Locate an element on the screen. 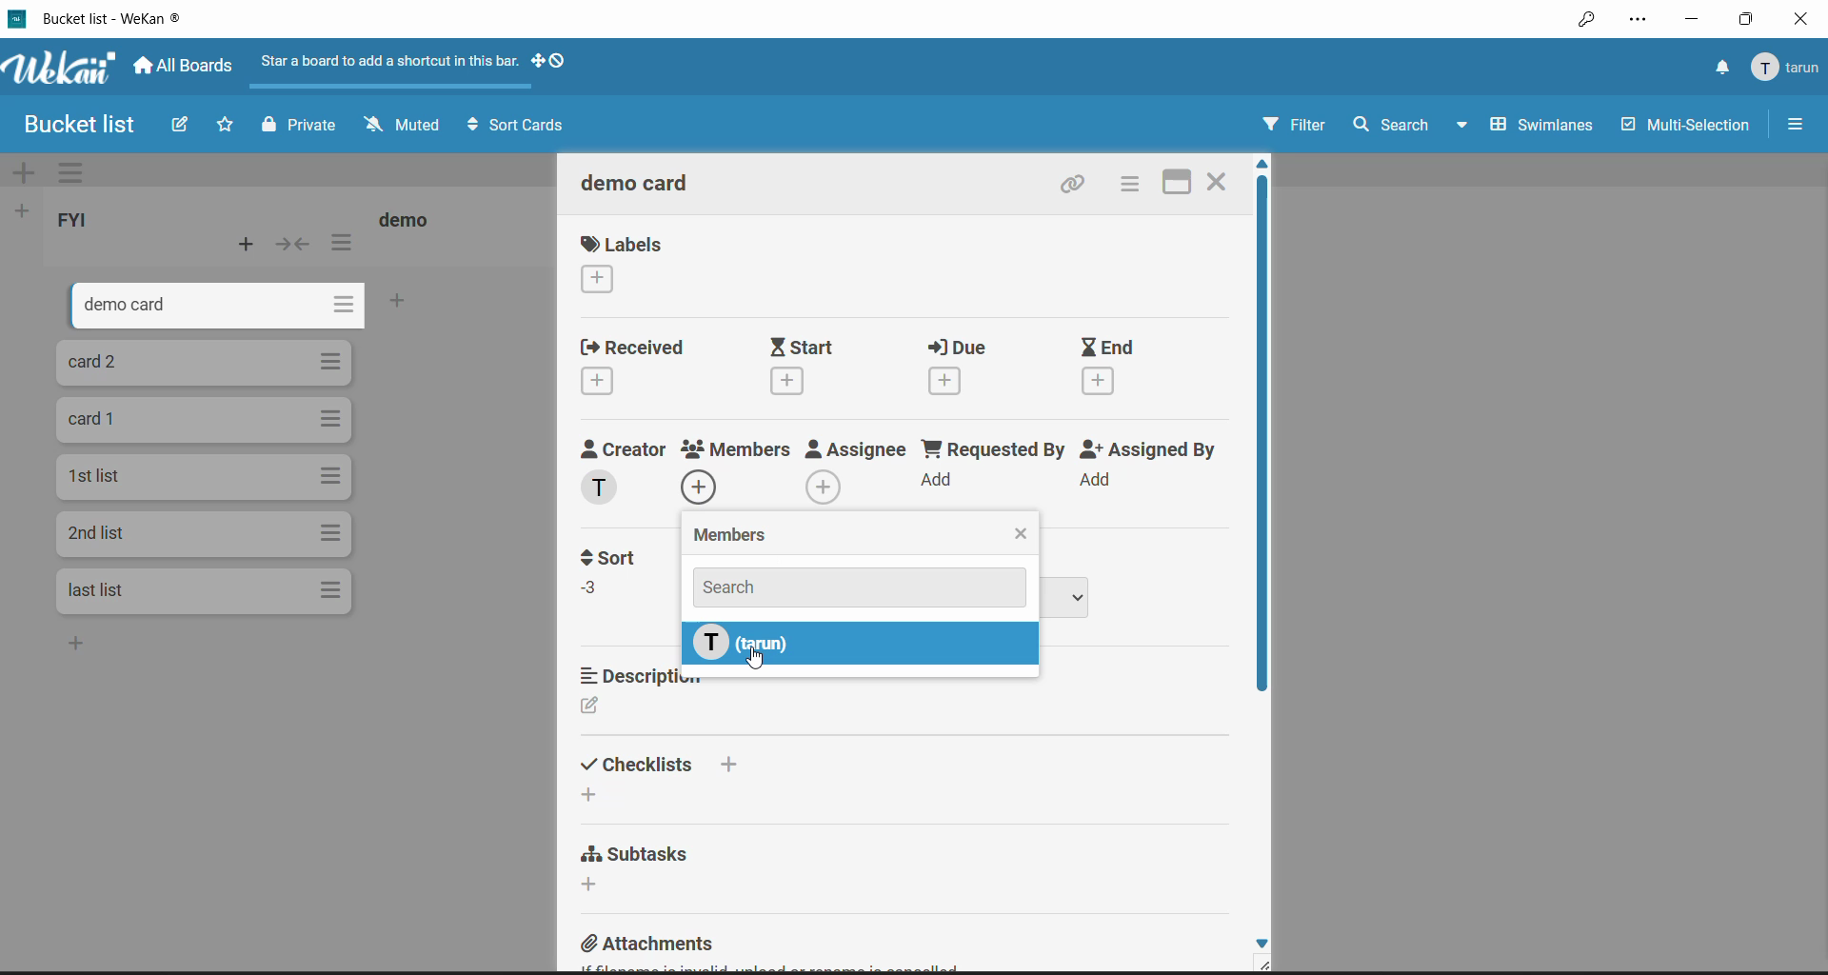 This screenshot has height=975, width=1828. search is located at coordinates (1393, 128).